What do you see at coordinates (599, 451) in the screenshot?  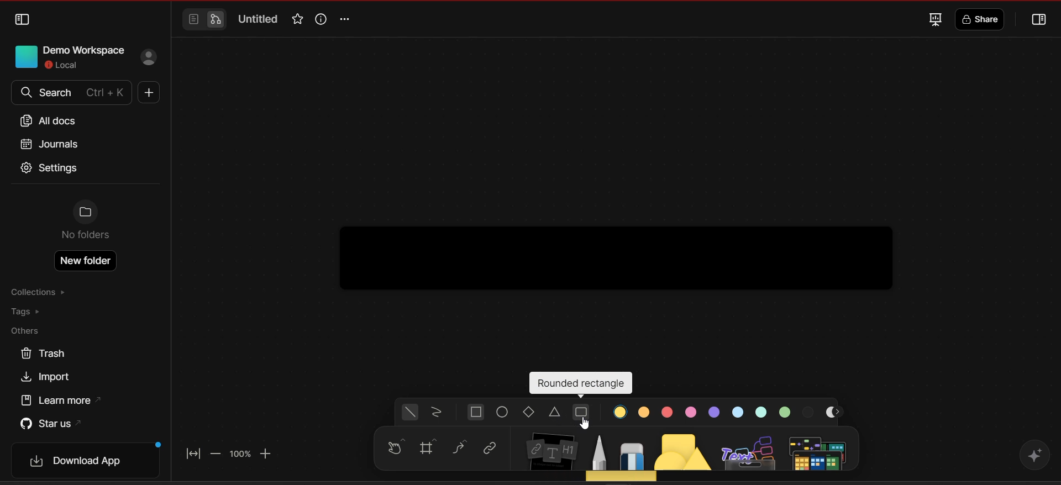 I see `pen` at bounding box center [599, 451].